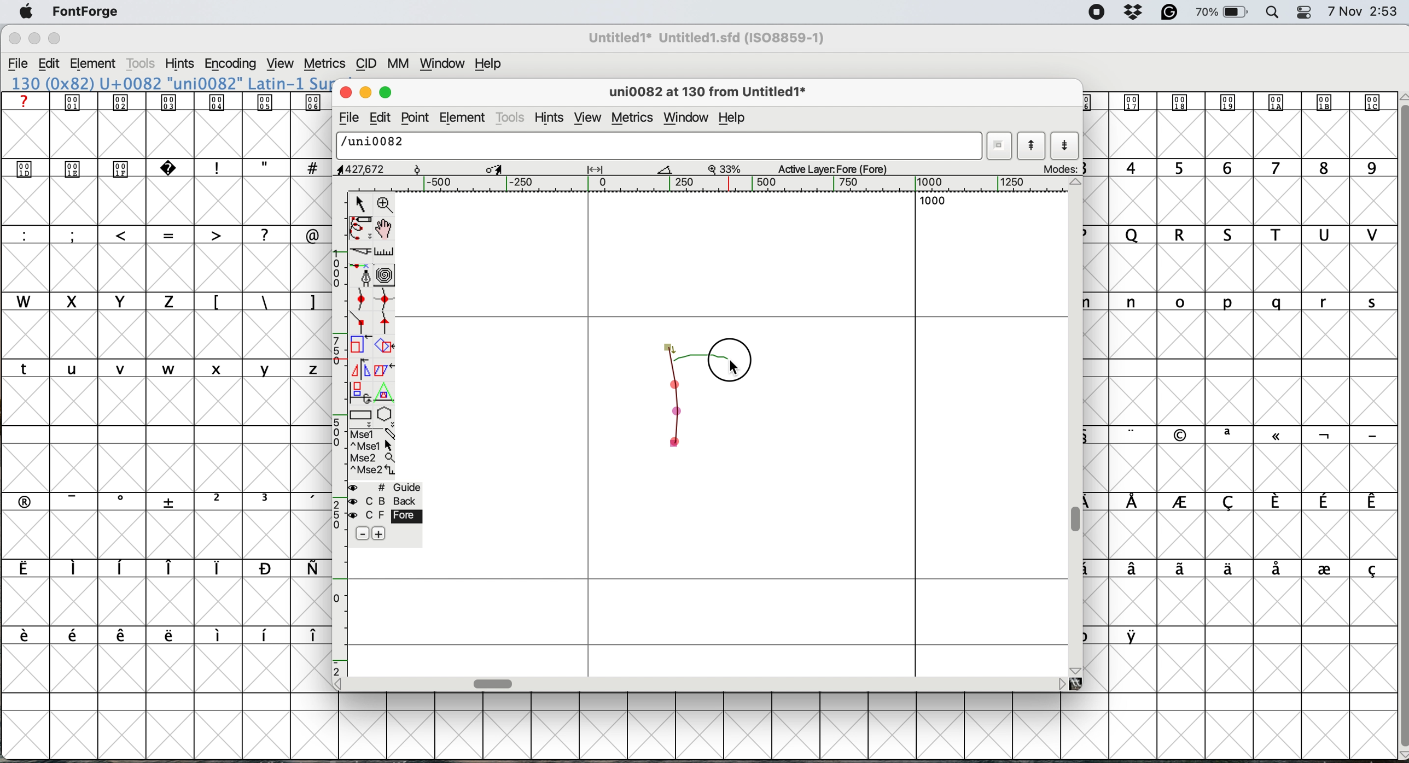 Image resolution: width=1409 pixels, height=763 pixels. Describe the element at coordinates (1236, 169) in the screenshot. I see `digits` at that location.